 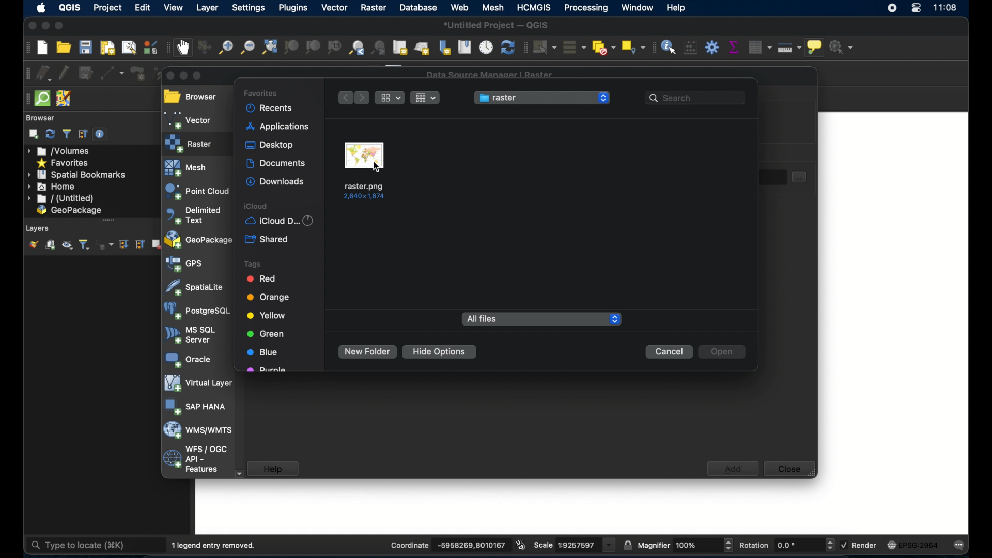 I want to click on untitled project - QGIS, so click(x=499, y=25).